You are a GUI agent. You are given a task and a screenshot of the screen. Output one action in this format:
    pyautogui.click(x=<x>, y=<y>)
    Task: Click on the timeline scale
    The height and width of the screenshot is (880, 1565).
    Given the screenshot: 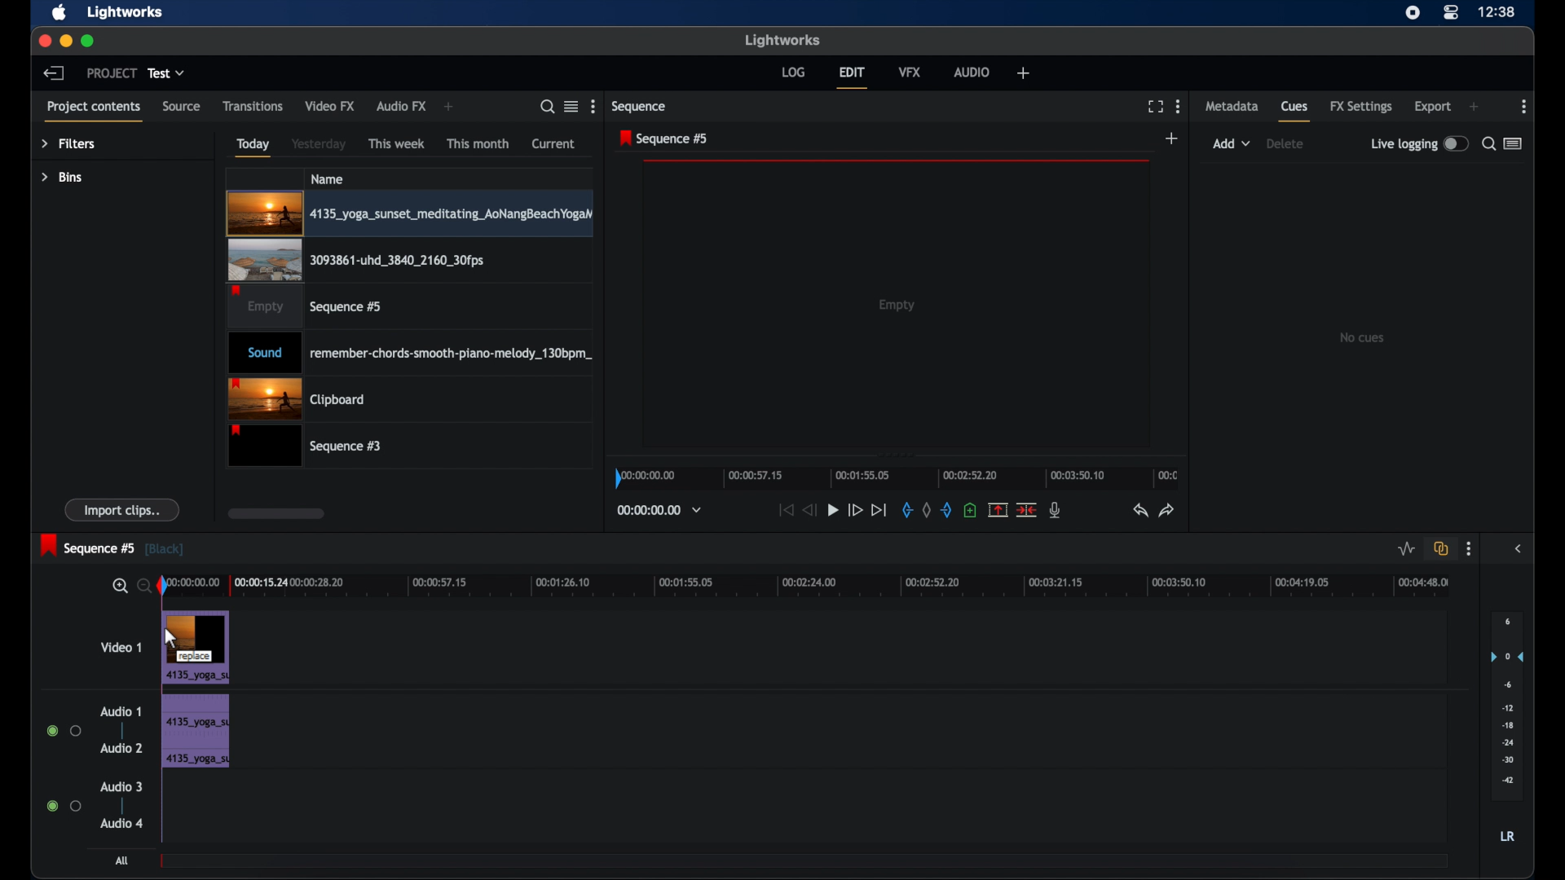 What is the action you would take?
    pyautogui.click(x=820, y=585)
    